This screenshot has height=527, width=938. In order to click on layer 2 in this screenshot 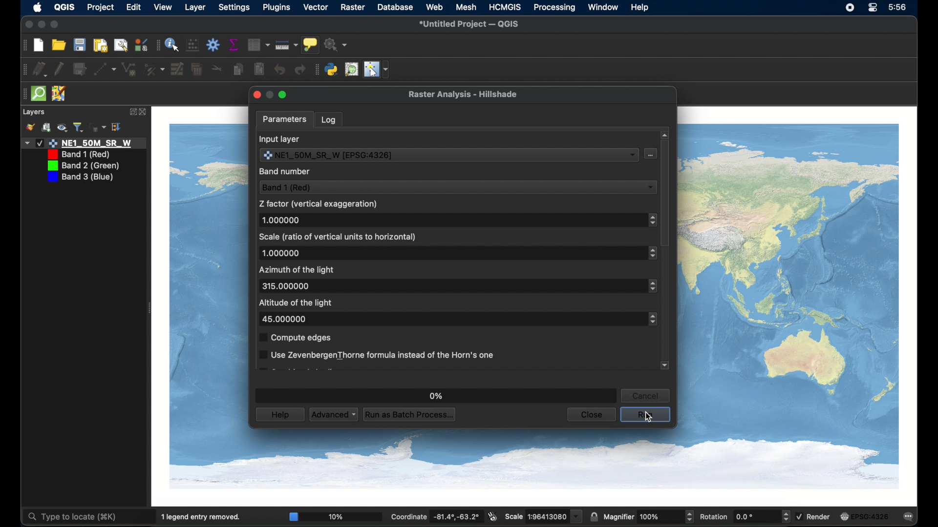, I will do `click(76, 155)`.